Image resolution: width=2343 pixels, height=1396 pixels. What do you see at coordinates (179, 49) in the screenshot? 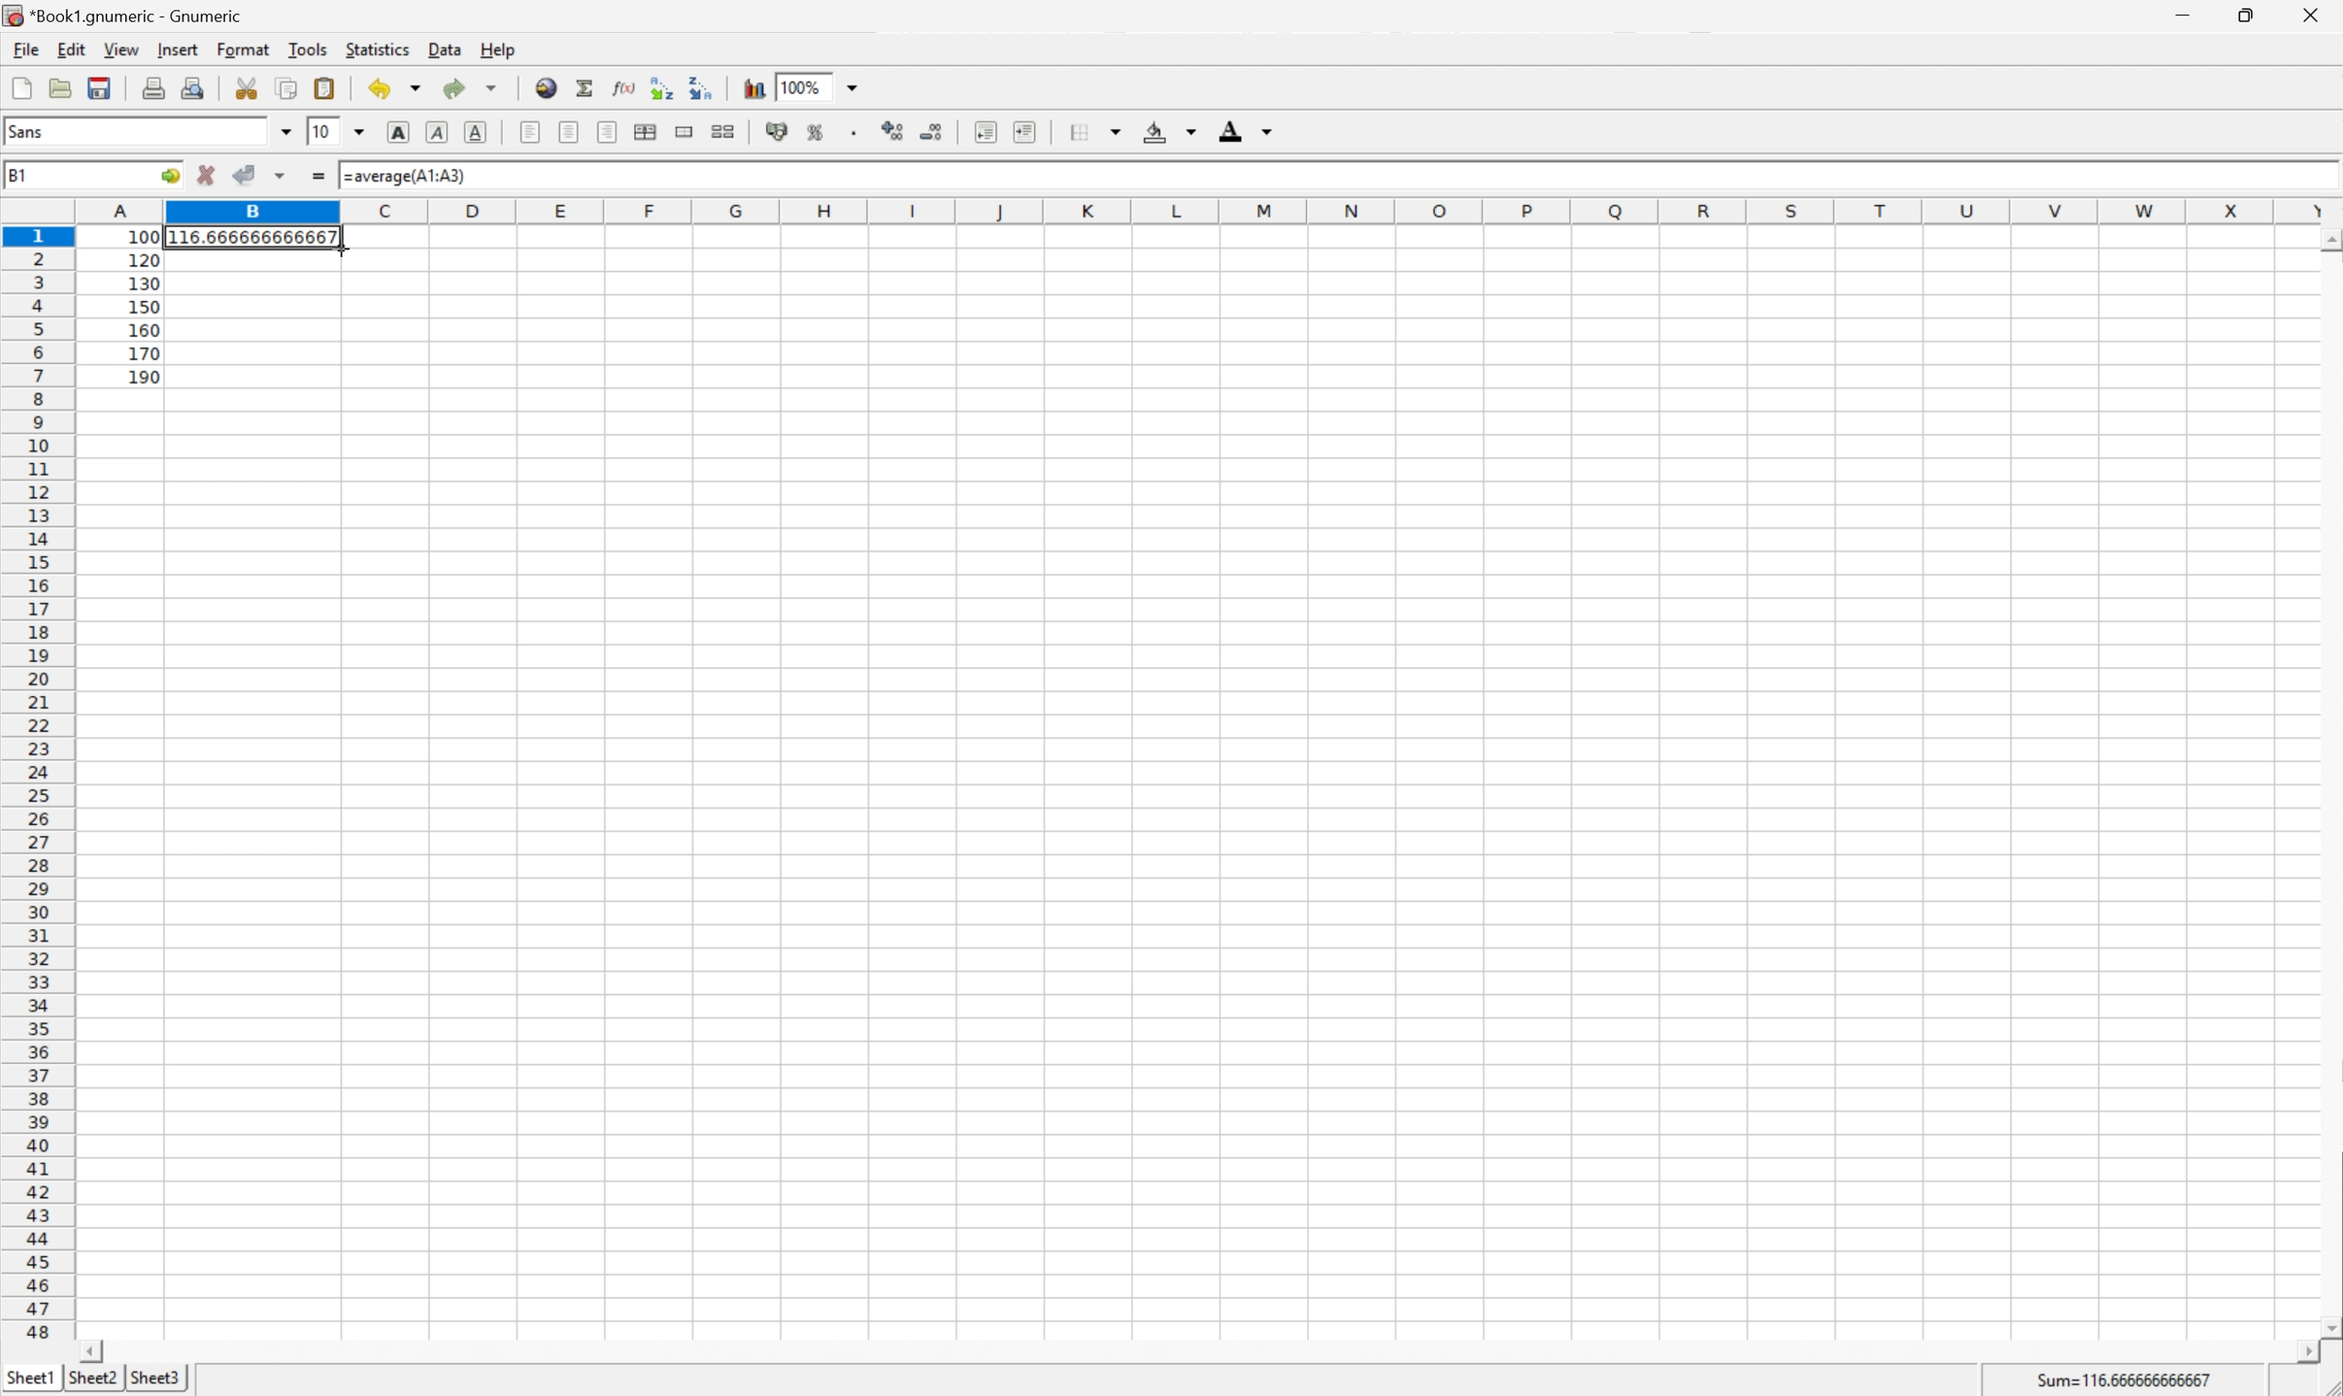
I see `Insert` at bounding box center [179, 49].